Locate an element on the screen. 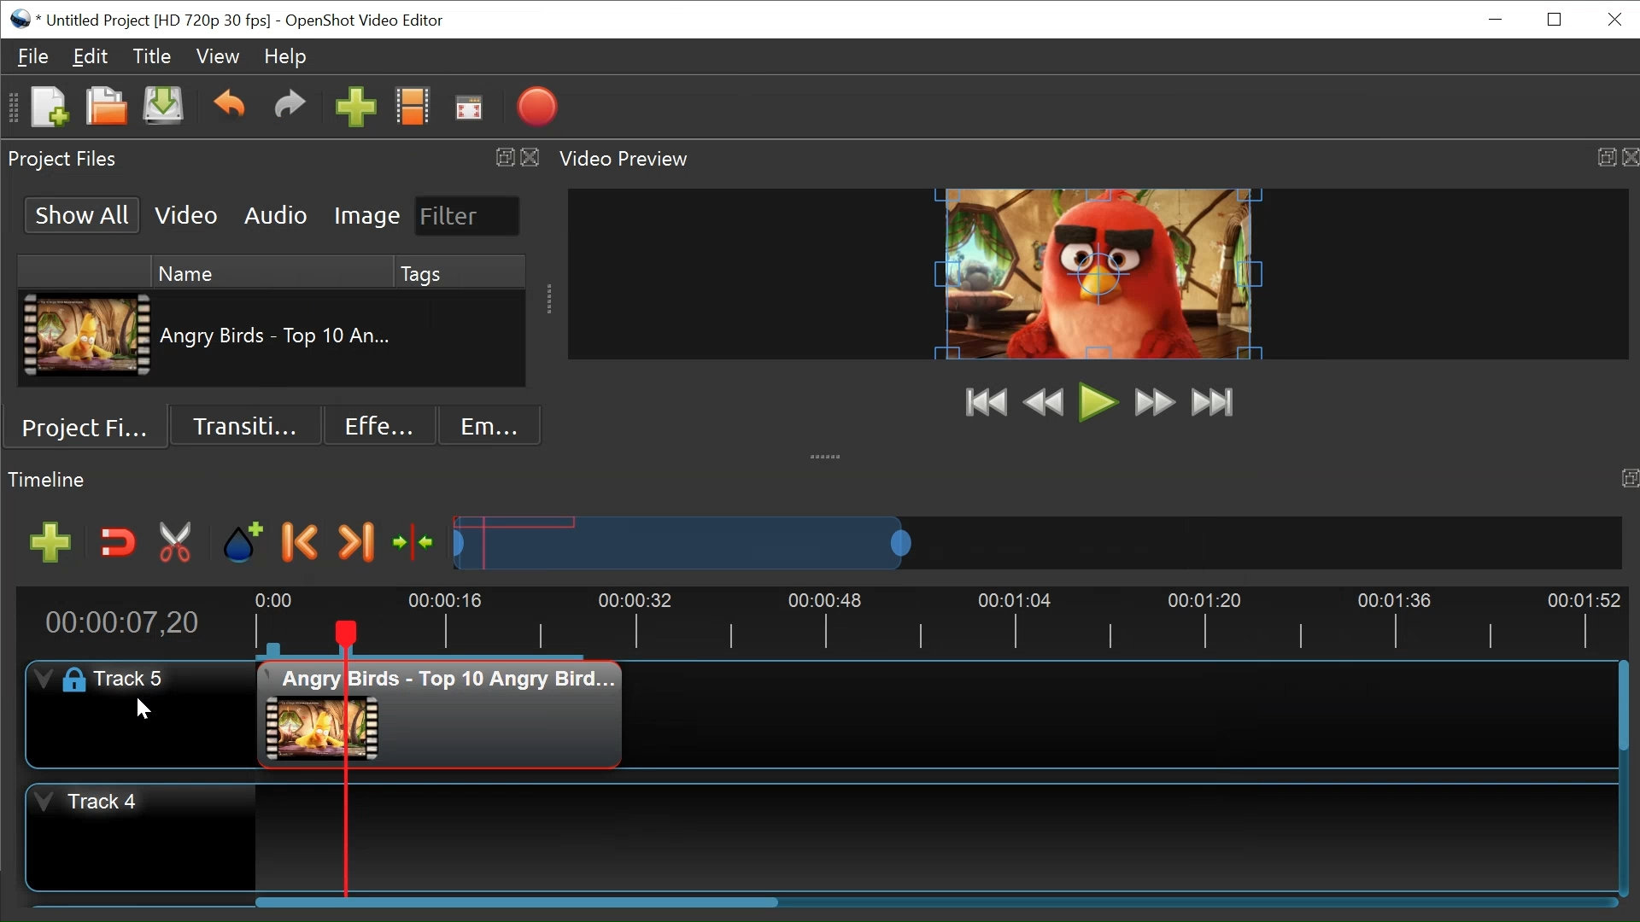 This screenshot has height=922, width=1640. Cursor is located at coordinates (149, 710).